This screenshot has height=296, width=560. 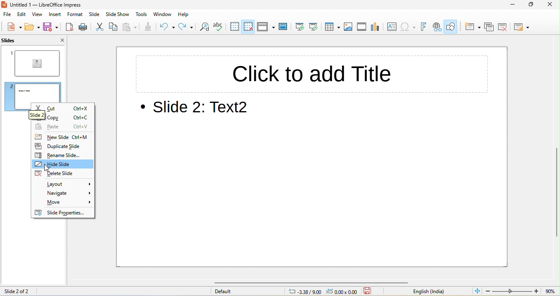 I want to click on new slide, so click(x=471, y=26).